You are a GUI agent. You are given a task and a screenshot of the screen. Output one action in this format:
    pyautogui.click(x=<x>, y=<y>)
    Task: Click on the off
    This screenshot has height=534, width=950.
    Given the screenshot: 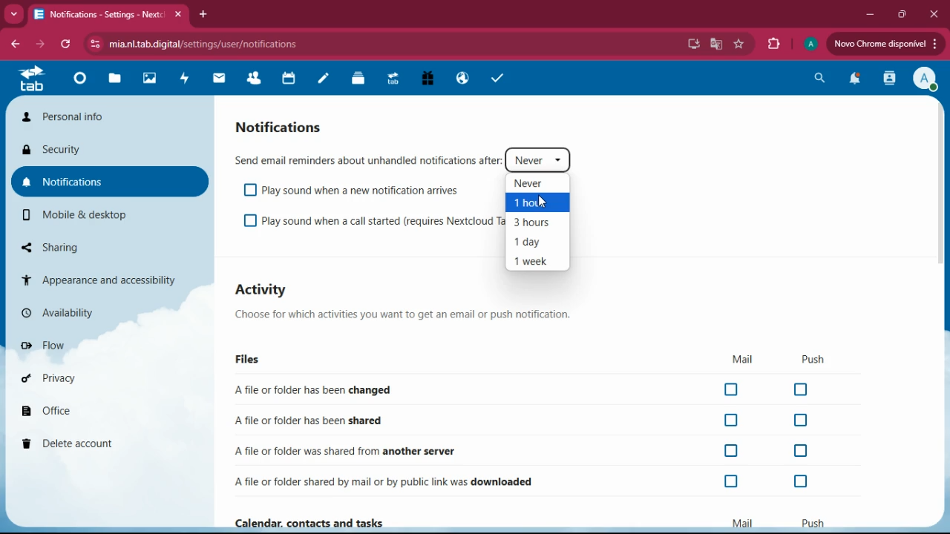 What is the action you would take?
    pyautogui.click(x=248, y=190)
    